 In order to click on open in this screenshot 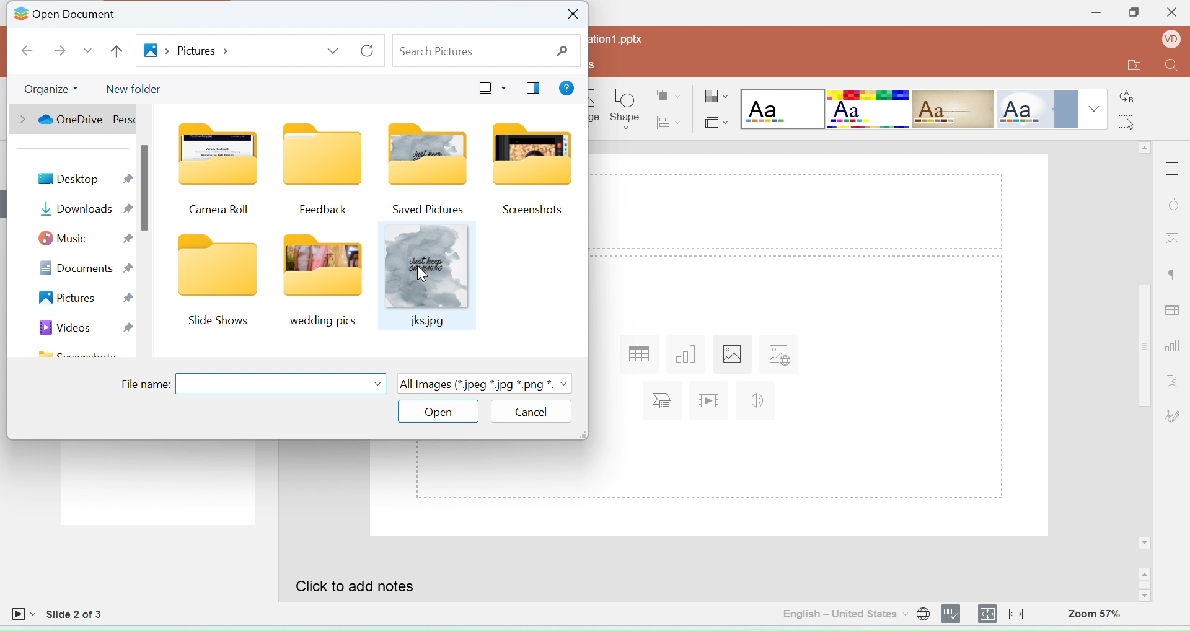, I will do `click(438, 412)`.